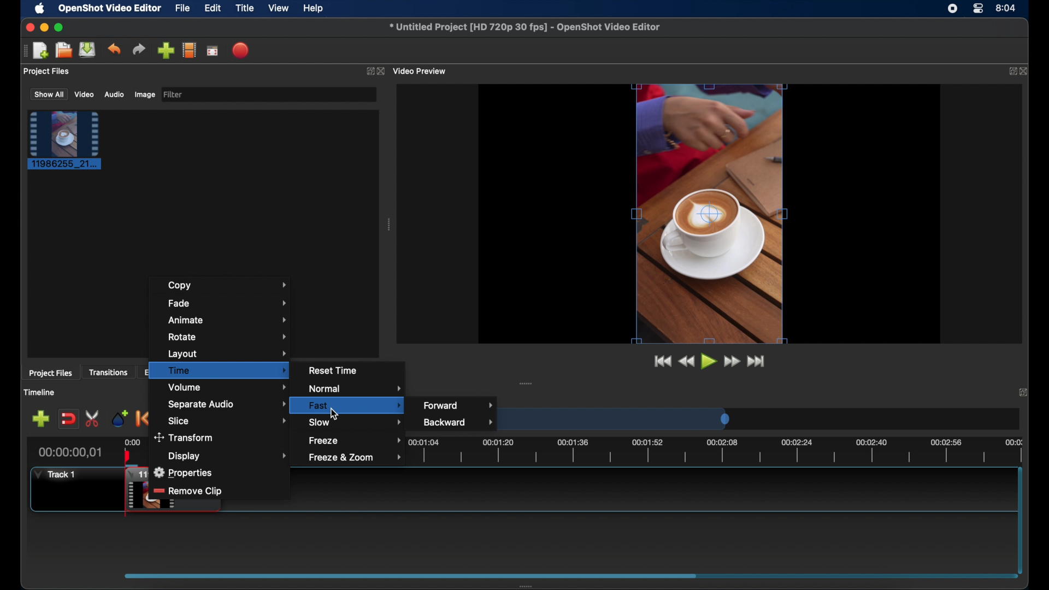 The height and width of the screenshot is (590, 1049). What do you see at coordinates (44, 27) in the screenshot?
I see `minimize` at bounding box center [44, 27].